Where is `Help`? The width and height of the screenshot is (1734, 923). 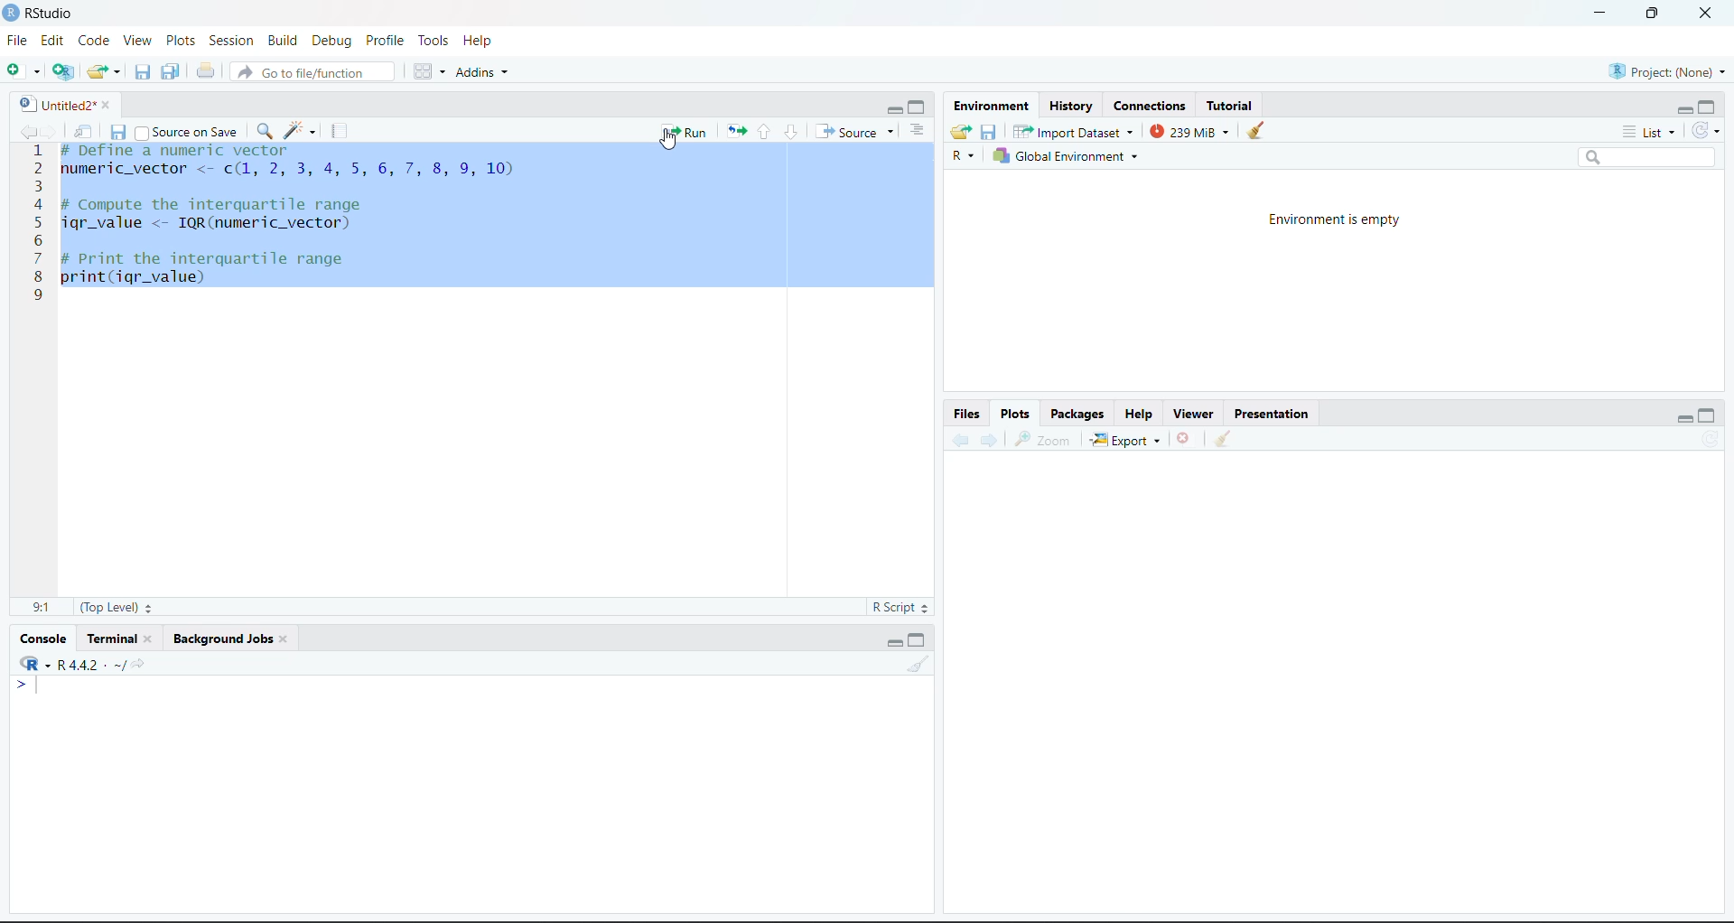 Help is located at coordinates (487, 42).